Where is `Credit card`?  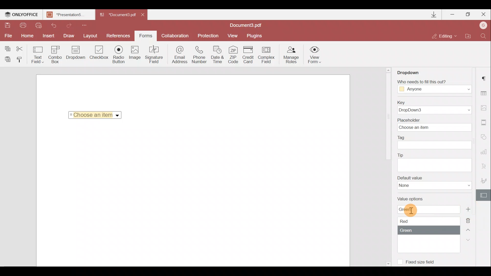
Credit card is located at coordinates (249, 54).